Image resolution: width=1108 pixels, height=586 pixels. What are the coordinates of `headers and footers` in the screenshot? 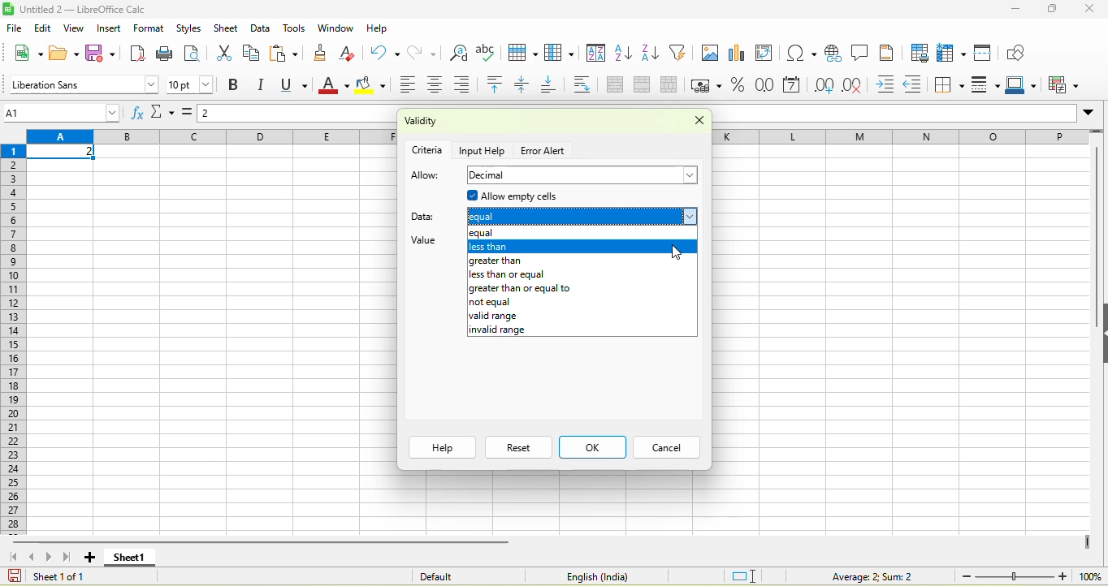 It's located at (888, 52).